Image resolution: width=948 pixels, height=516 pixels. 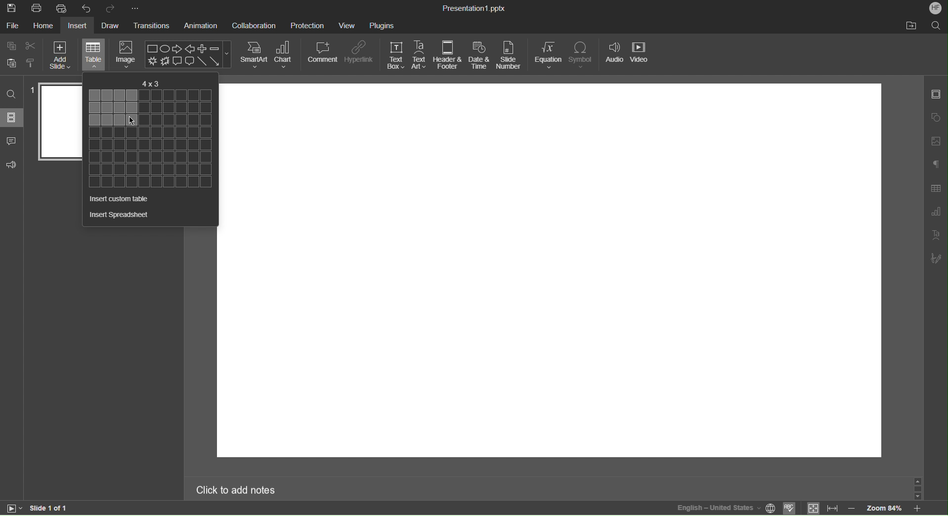 What do you see at coordinates (49, 508) in the screenshot?
I see `Slide 1 of 1` at bounding box center [49, 508].